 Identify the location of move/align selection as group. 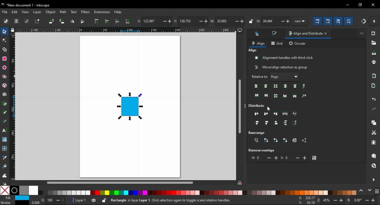
(281, 67).